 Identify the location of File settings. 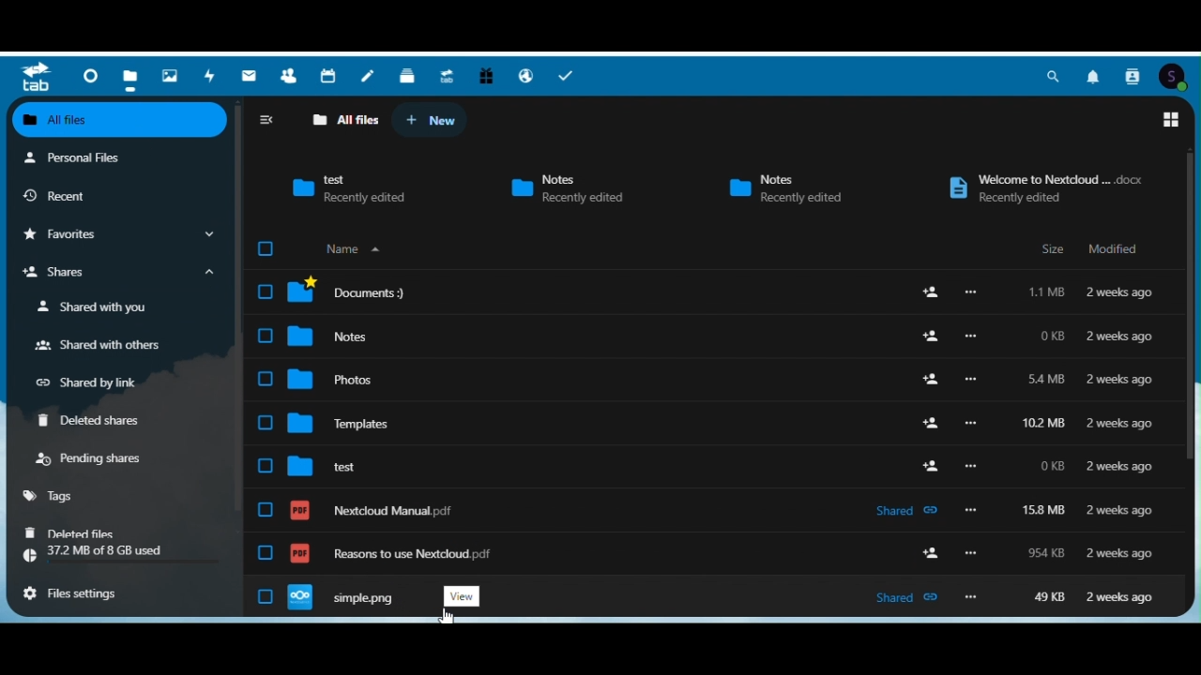
(80, 594).